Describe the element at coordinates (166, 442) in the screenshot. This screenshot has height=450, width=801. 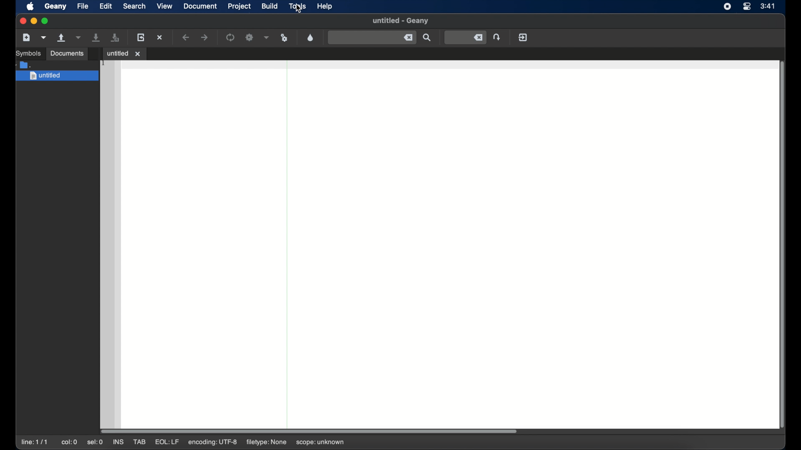
I see `eql: lf` at that location.